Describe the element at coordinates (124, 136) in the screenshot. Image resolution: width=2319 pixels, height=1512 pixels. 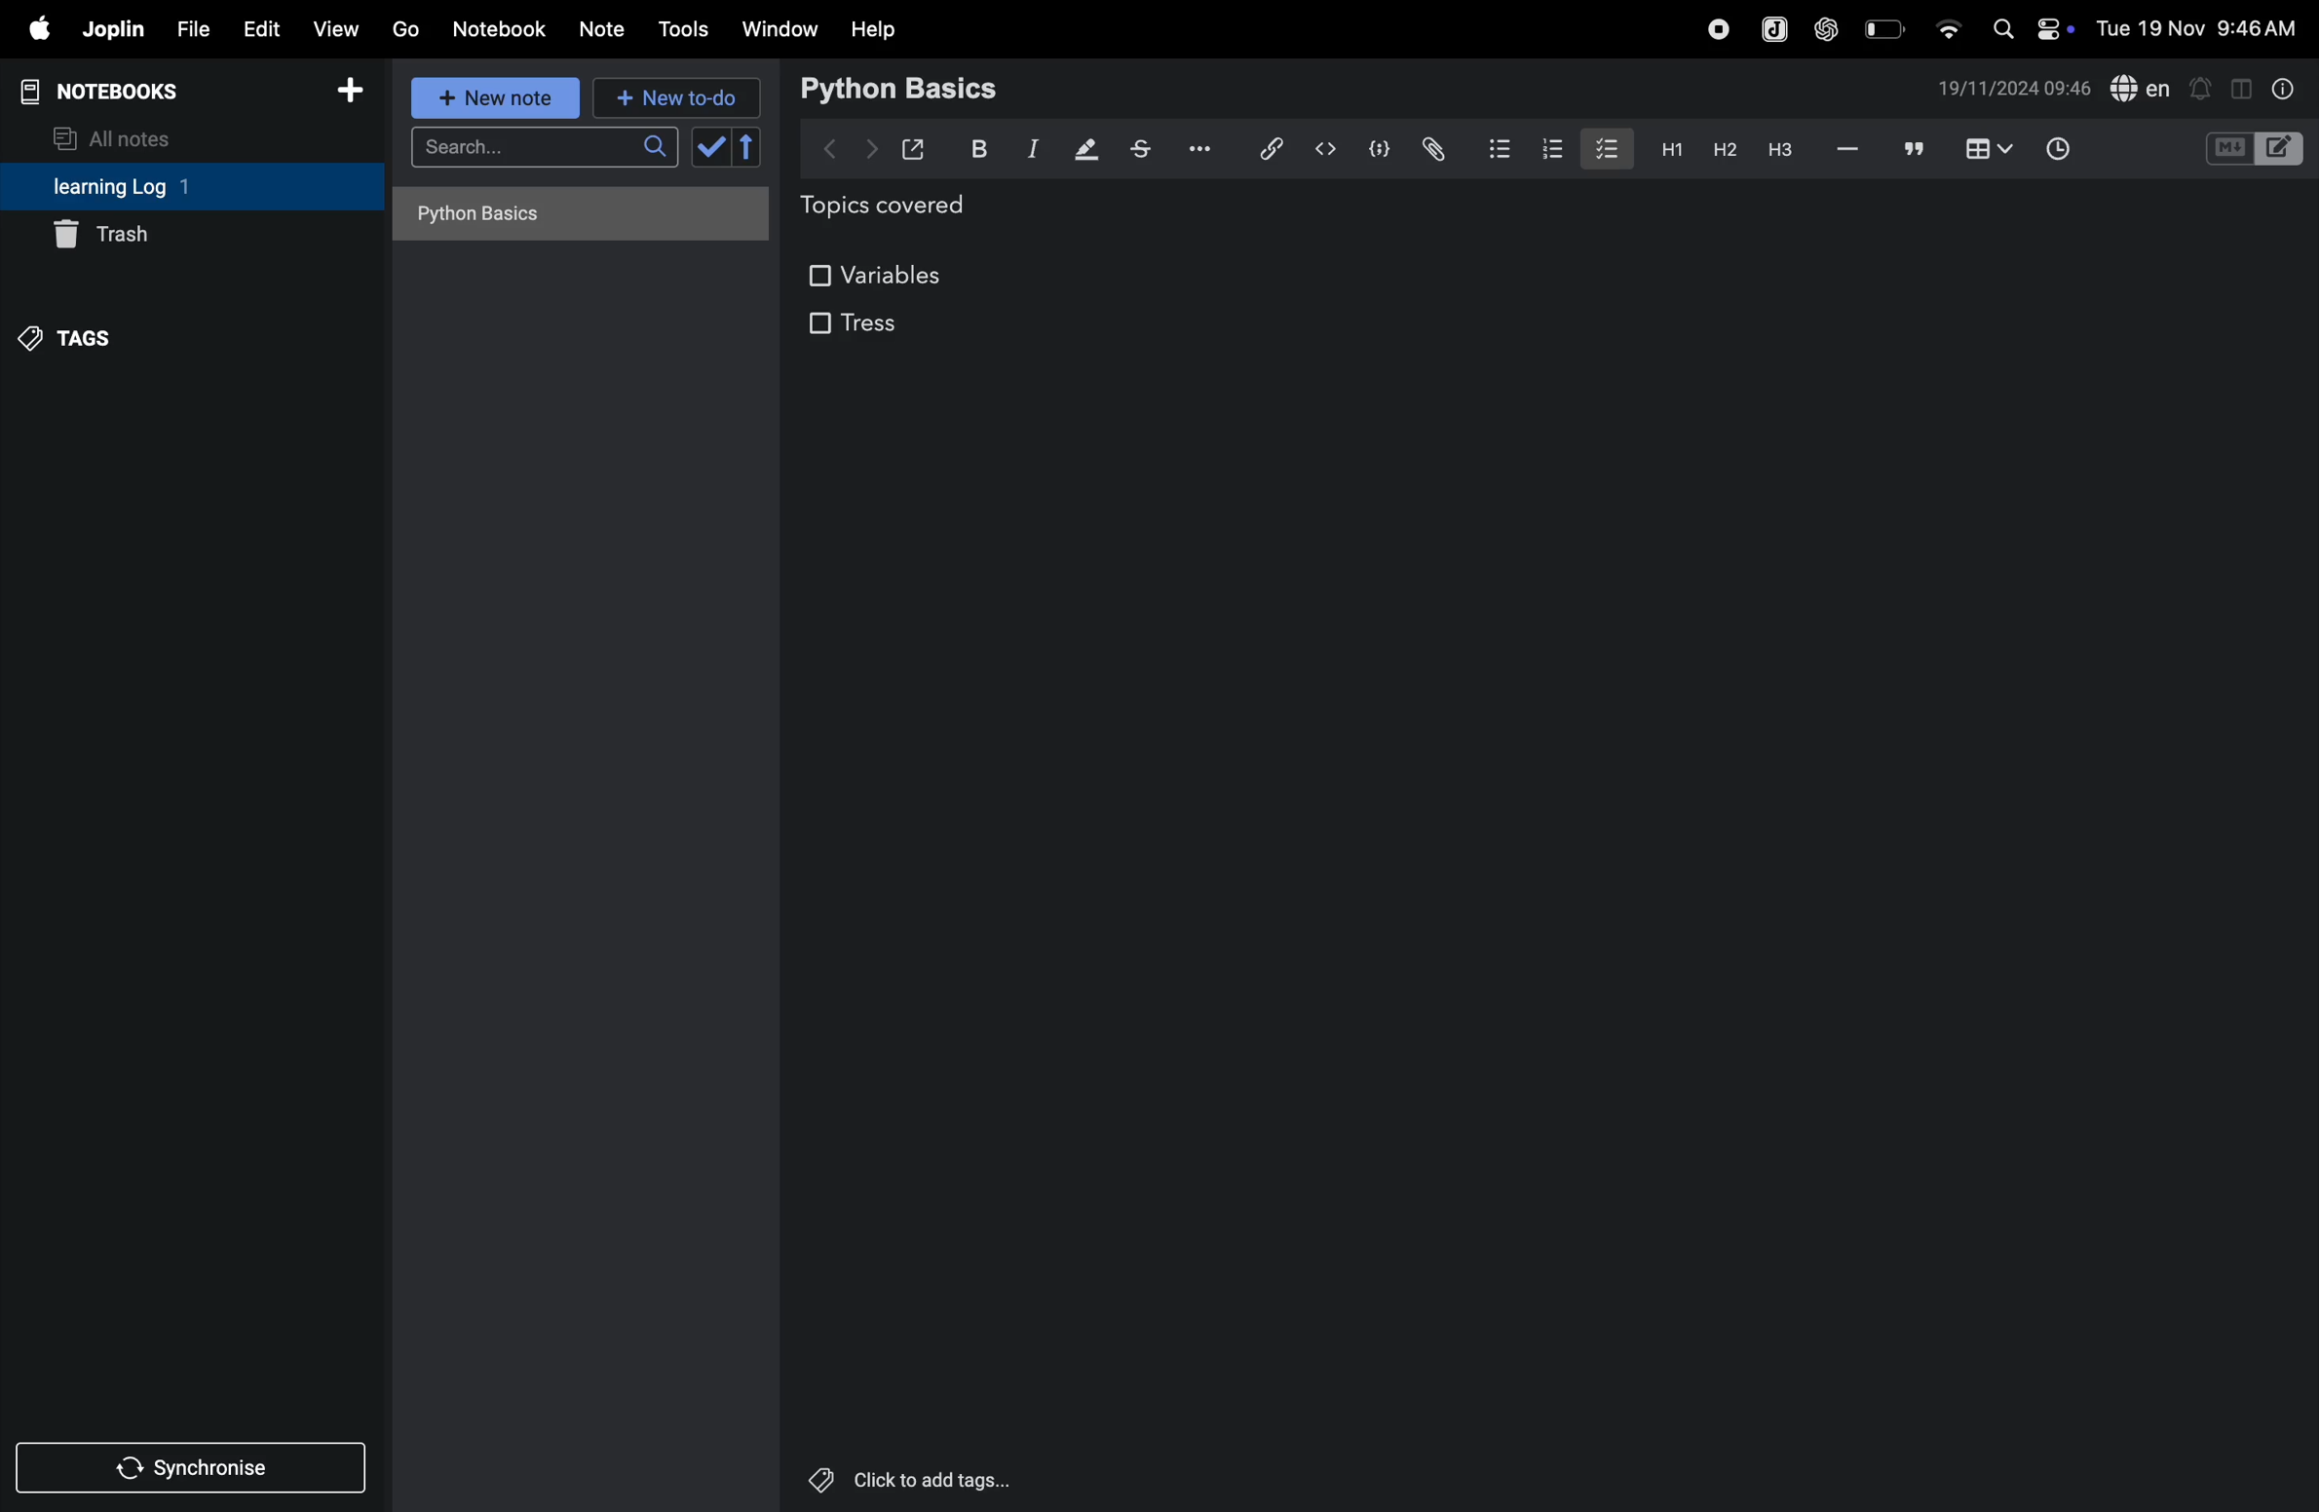
I see `all notes` at that location.